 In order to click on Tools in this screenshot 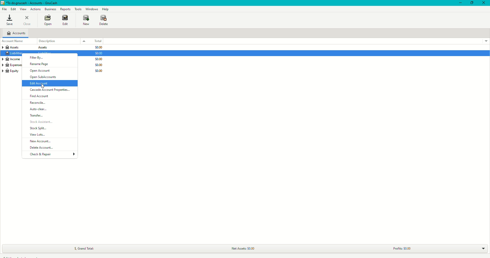, I will do `click(79, 9)`.